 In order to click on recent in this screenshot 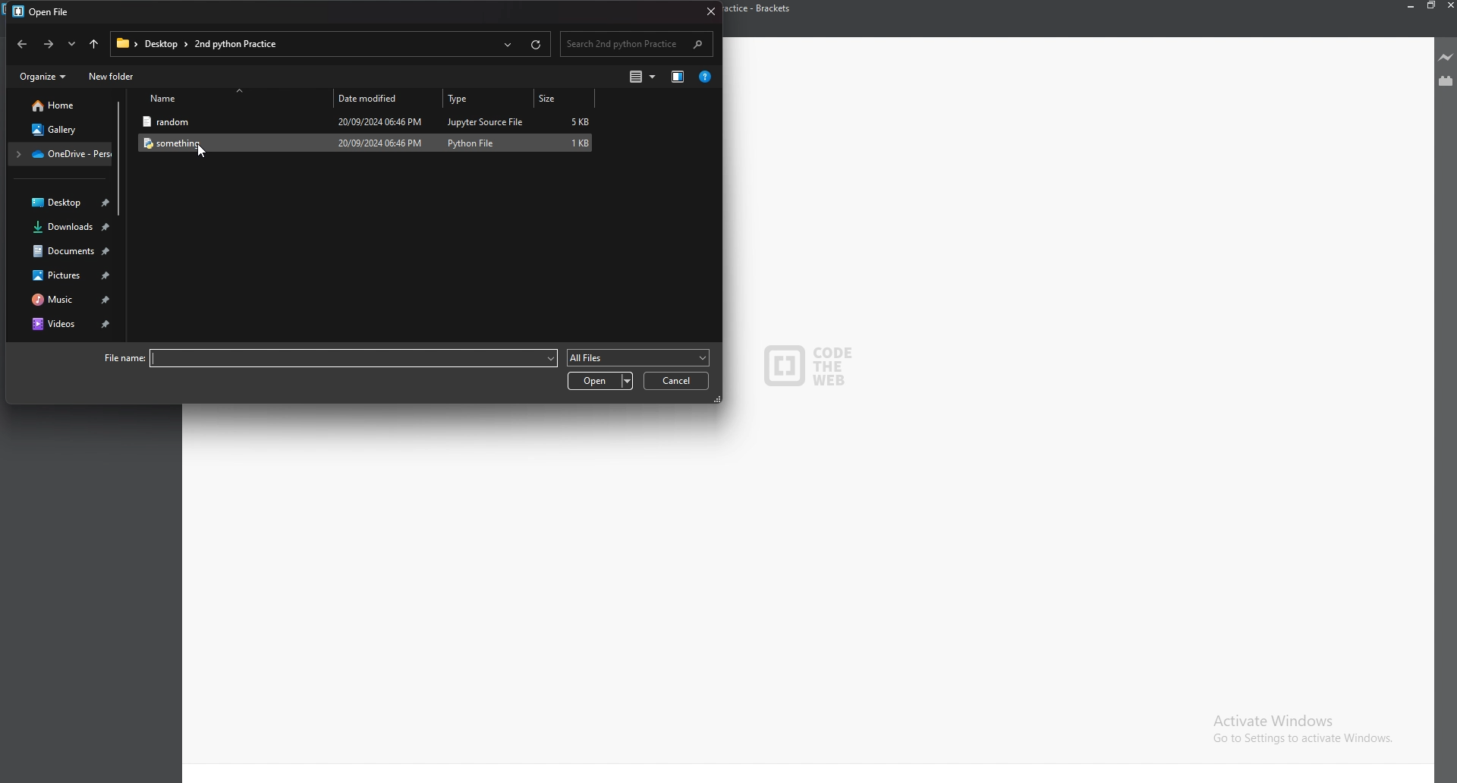, I will do `click(71, 43)`.